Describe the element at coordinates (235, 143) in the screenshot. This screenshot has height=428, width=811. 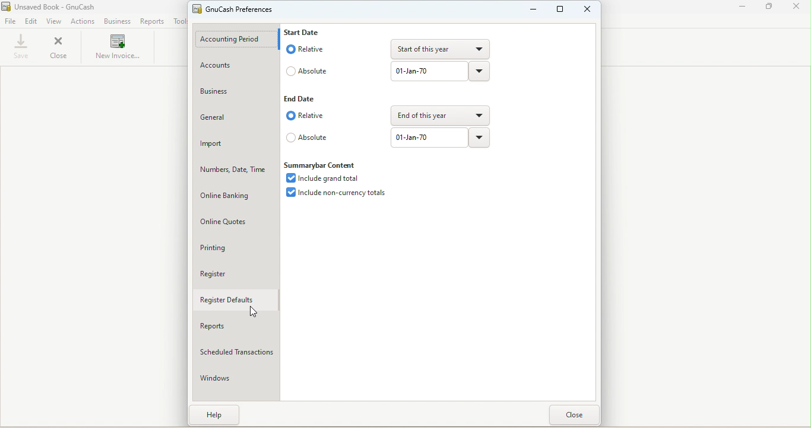
I see `Import` at that location.